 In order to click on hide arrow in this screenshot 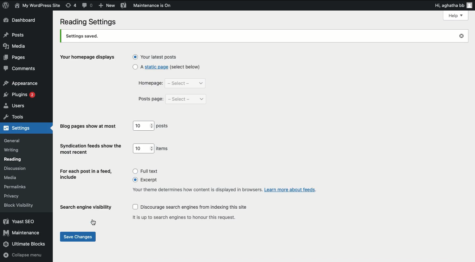, I will do `click(51, 129)`.